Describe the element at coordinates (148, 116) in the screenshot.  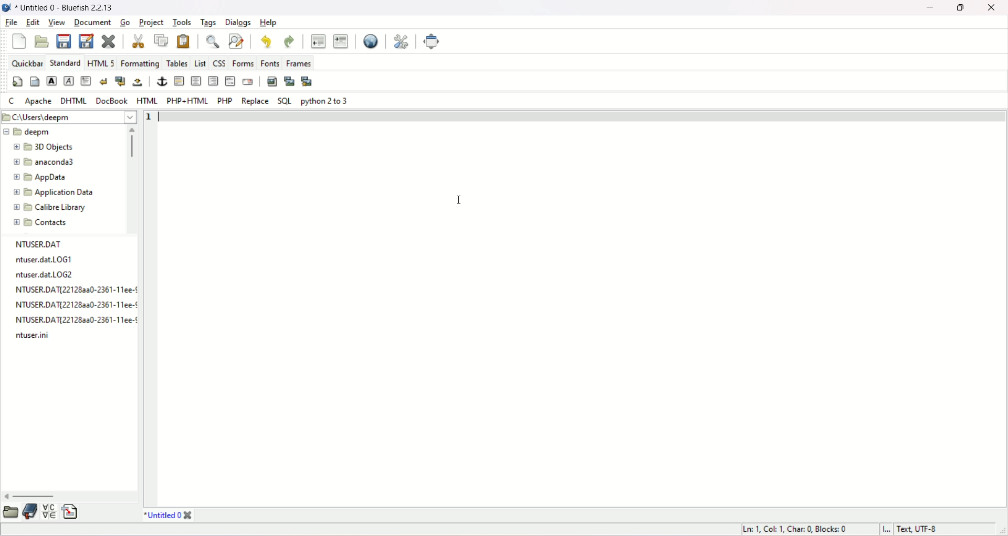
I see `line number` at that location.